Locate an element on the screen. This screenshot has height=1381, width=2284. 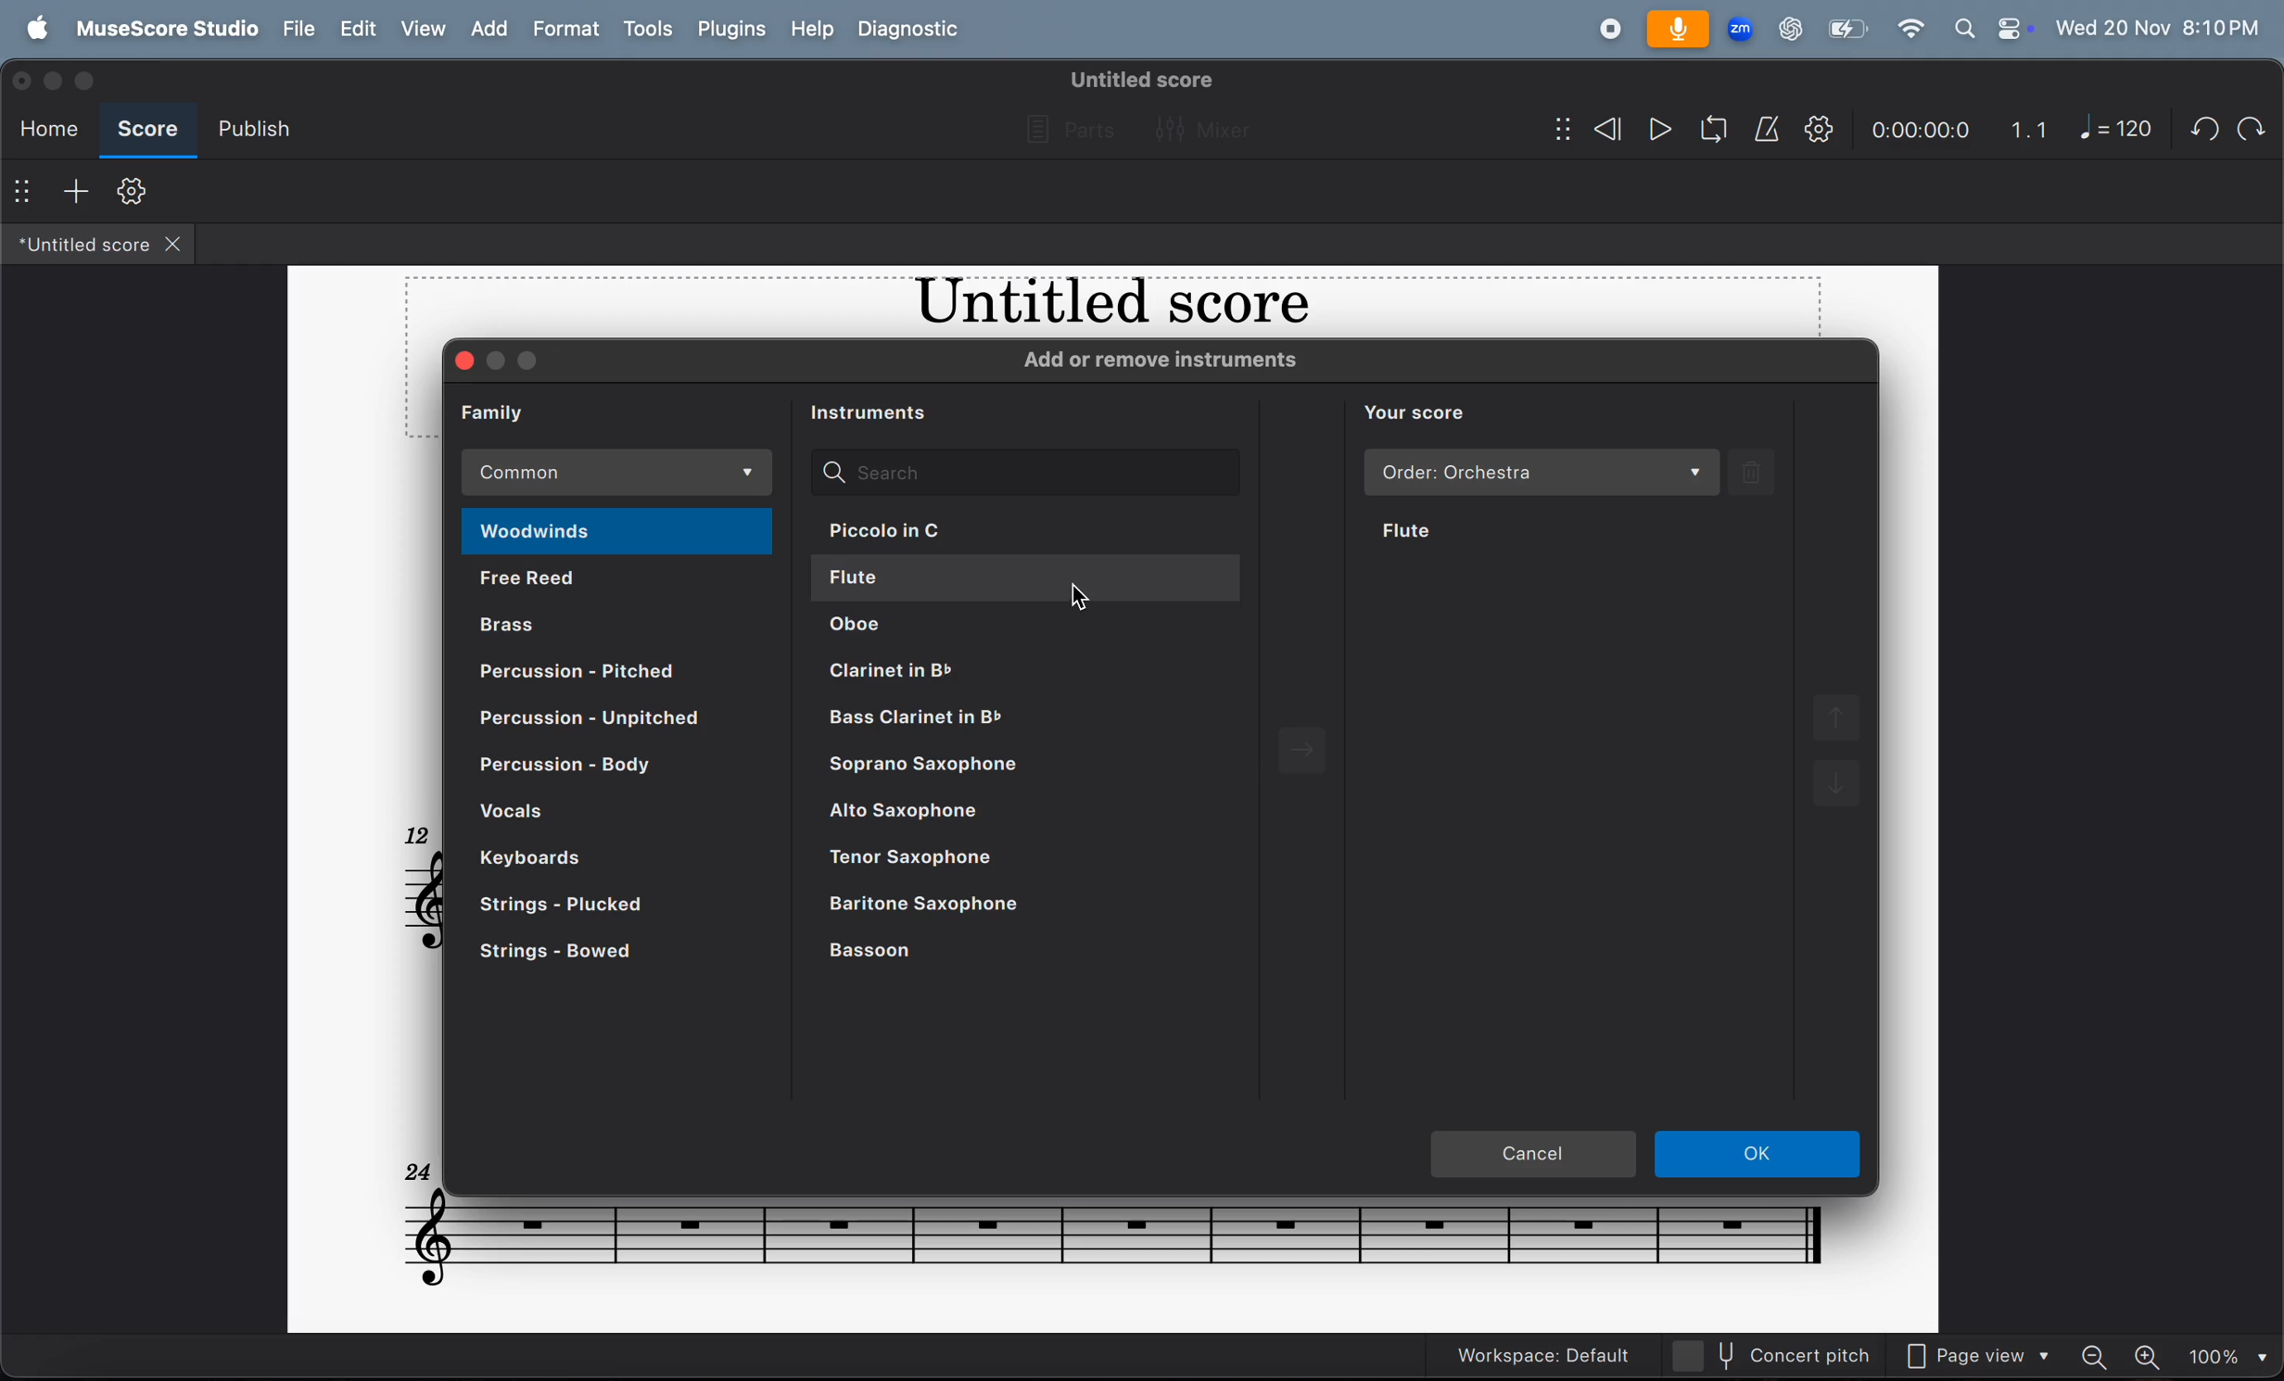
rewind is located at coordinates (1604, 128).